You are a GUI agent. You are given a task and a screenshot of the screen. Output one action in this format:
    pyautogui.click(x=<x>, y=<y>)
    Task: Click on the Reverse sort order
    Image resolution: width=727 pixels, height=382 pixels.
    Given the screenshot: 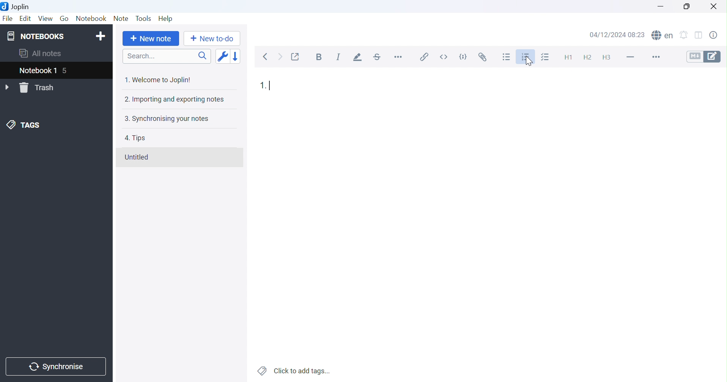 What is the action you would take?
    pyautogui.click(x=235, y=57)
    